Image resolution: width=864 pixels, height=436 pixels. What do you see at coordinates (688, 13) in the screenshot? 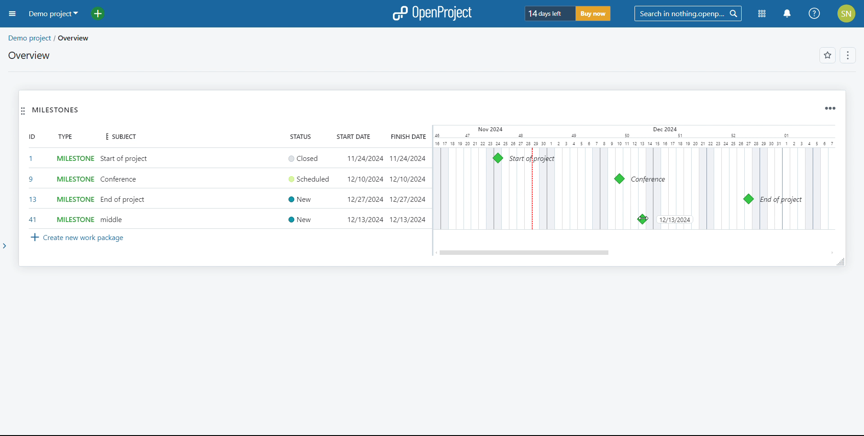
I see `search` at bounding box center [688, 13].